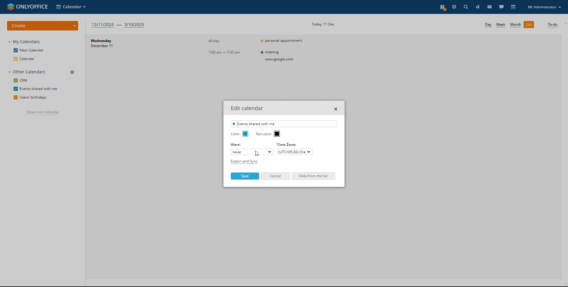 The width and height of the screenshot is (568, 287). What do you see at coordinates (515, 25) in the screenshot?
I see `month view` at bounding box center [515, 25].